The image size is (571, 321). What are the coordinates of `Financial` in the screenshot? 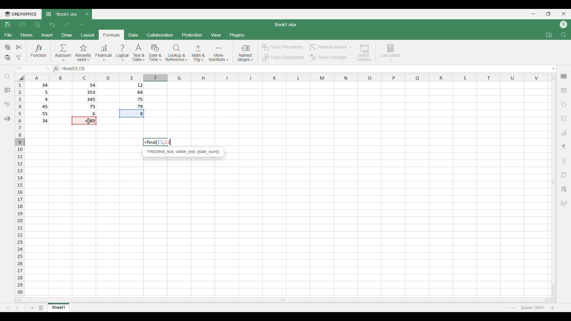 It's located at (103, 53).